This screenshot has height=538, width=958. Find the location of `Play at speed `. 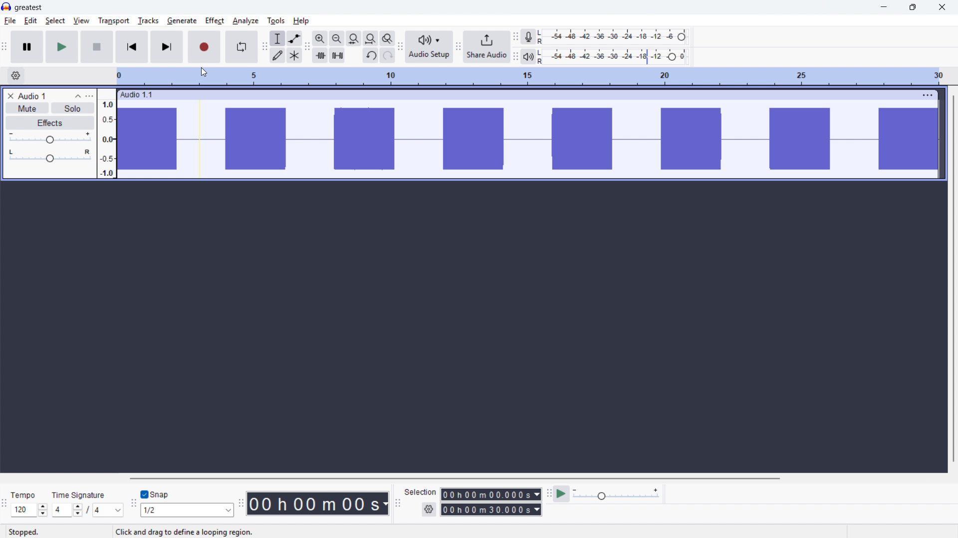

Play at speed  is located at coordinates (562, 494).